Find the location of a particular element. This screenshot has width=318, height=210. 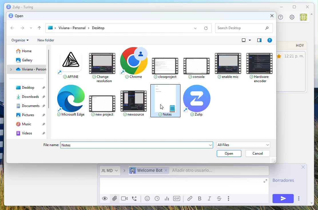

view is located at coordinates (104, 199).